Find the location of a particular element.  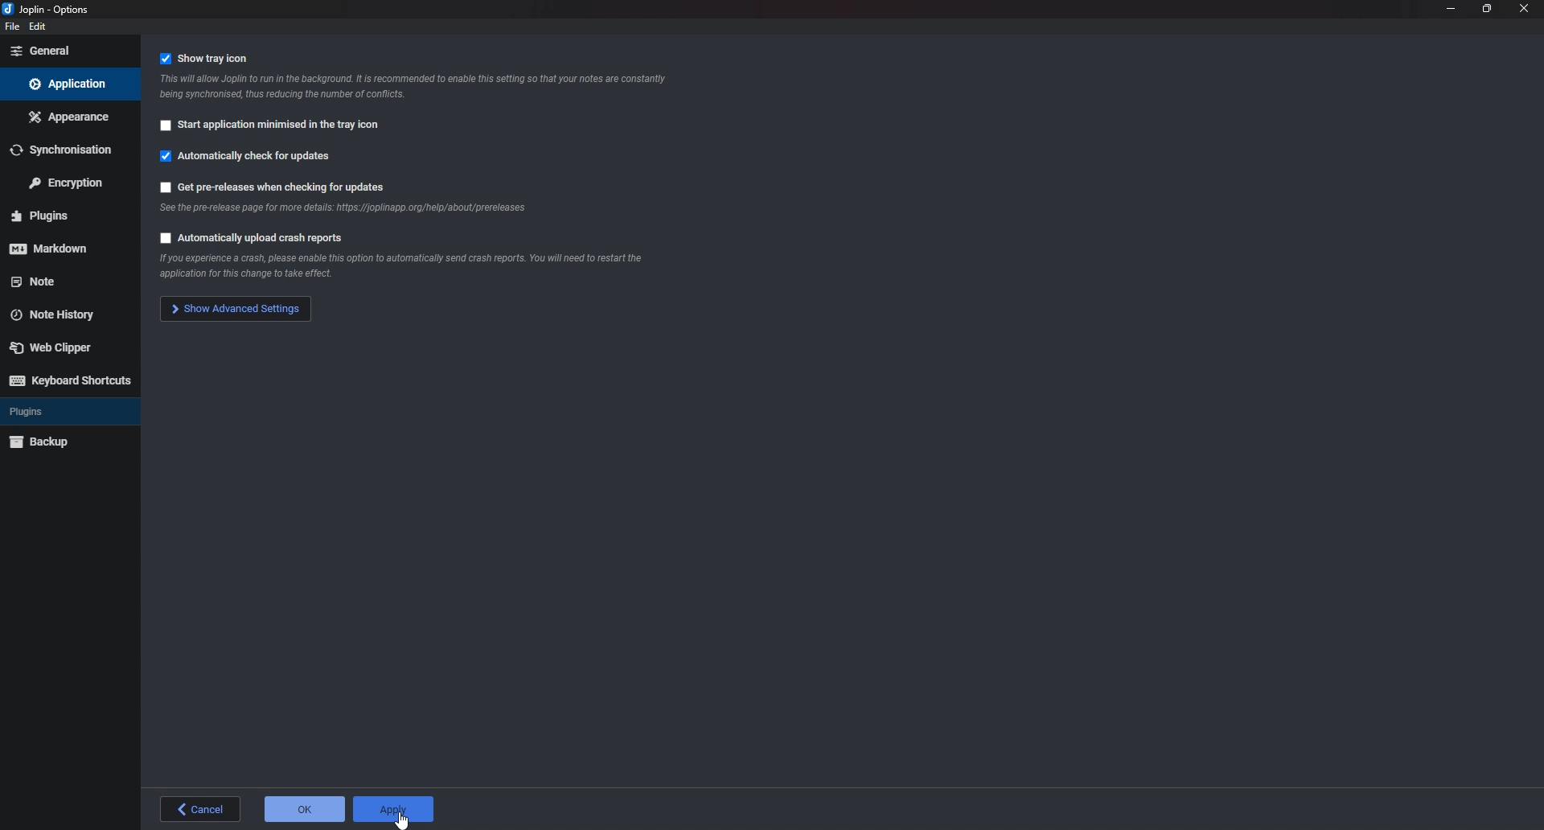

Synchronization is located at coordinates (68, 147).